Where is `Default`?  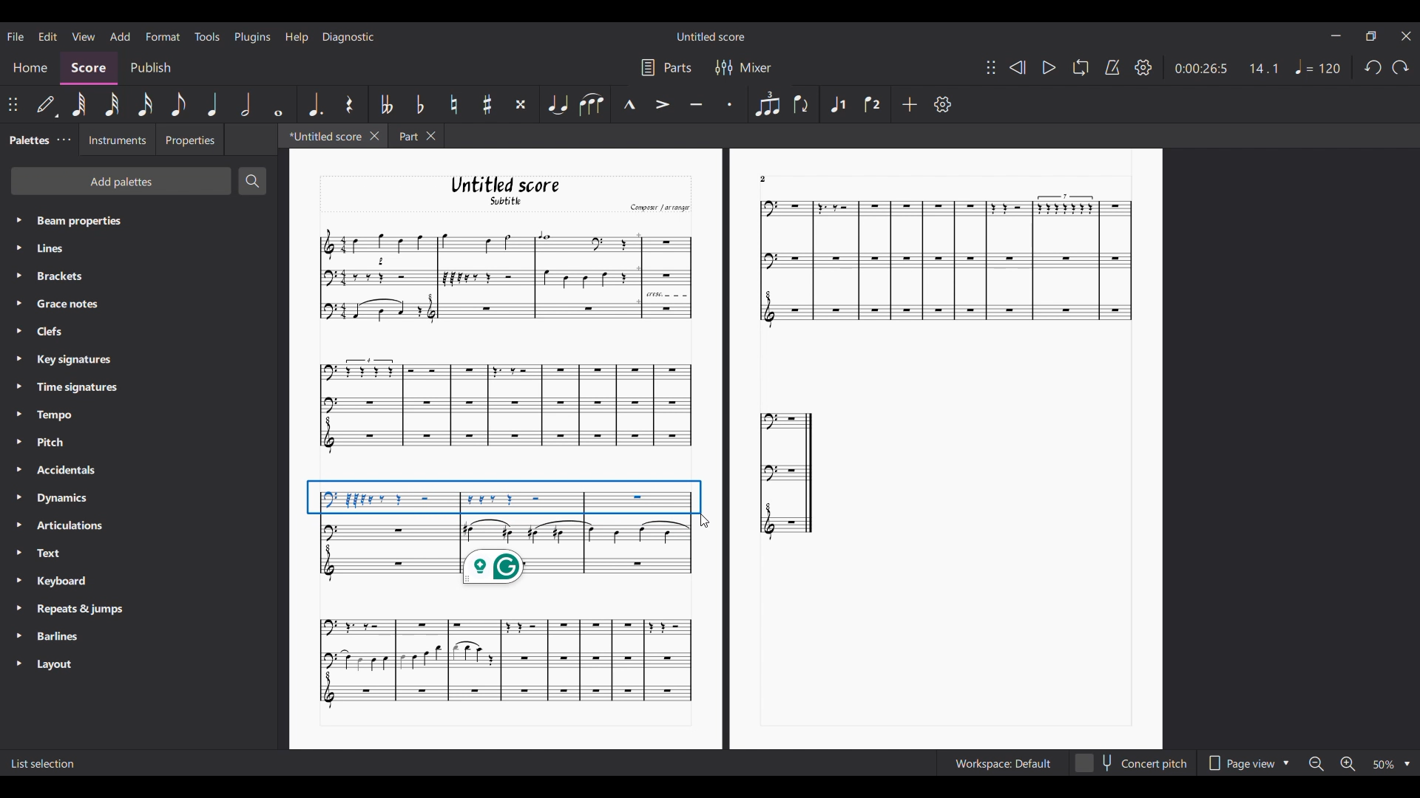
Default is located at coordinates (47, 107).